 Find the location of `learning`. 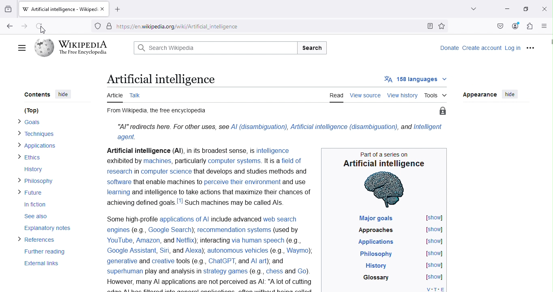

learning is located at coordinates (115, 193).